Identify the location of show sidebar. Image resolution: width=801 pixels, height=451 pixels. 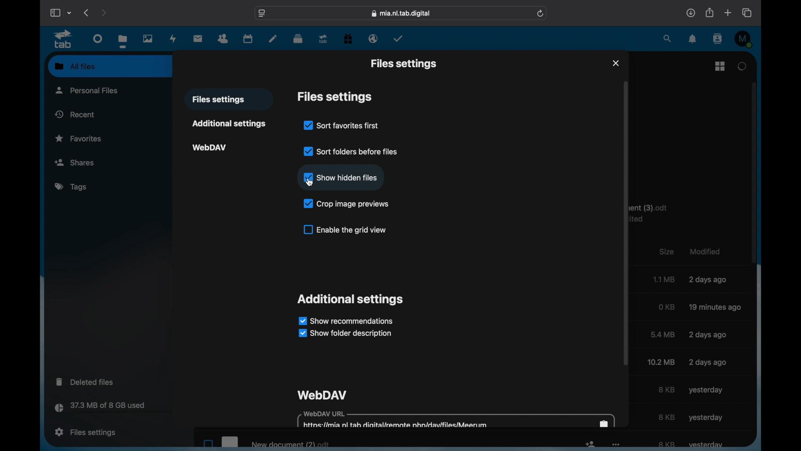
(55, 13).